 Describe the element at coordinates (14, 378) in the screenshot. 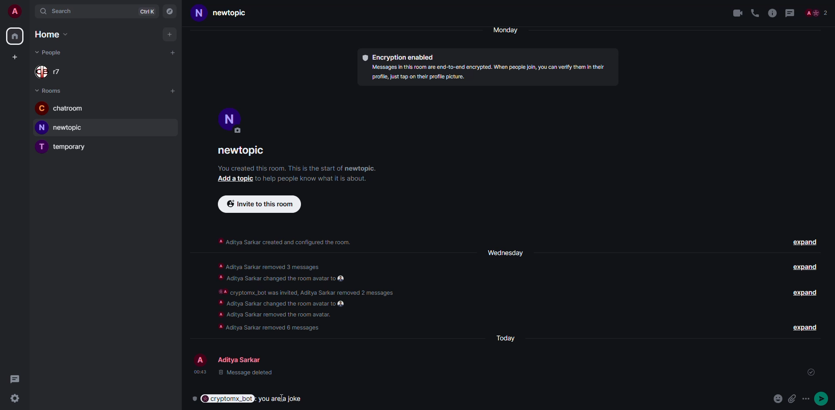

I see `threads` at that location.